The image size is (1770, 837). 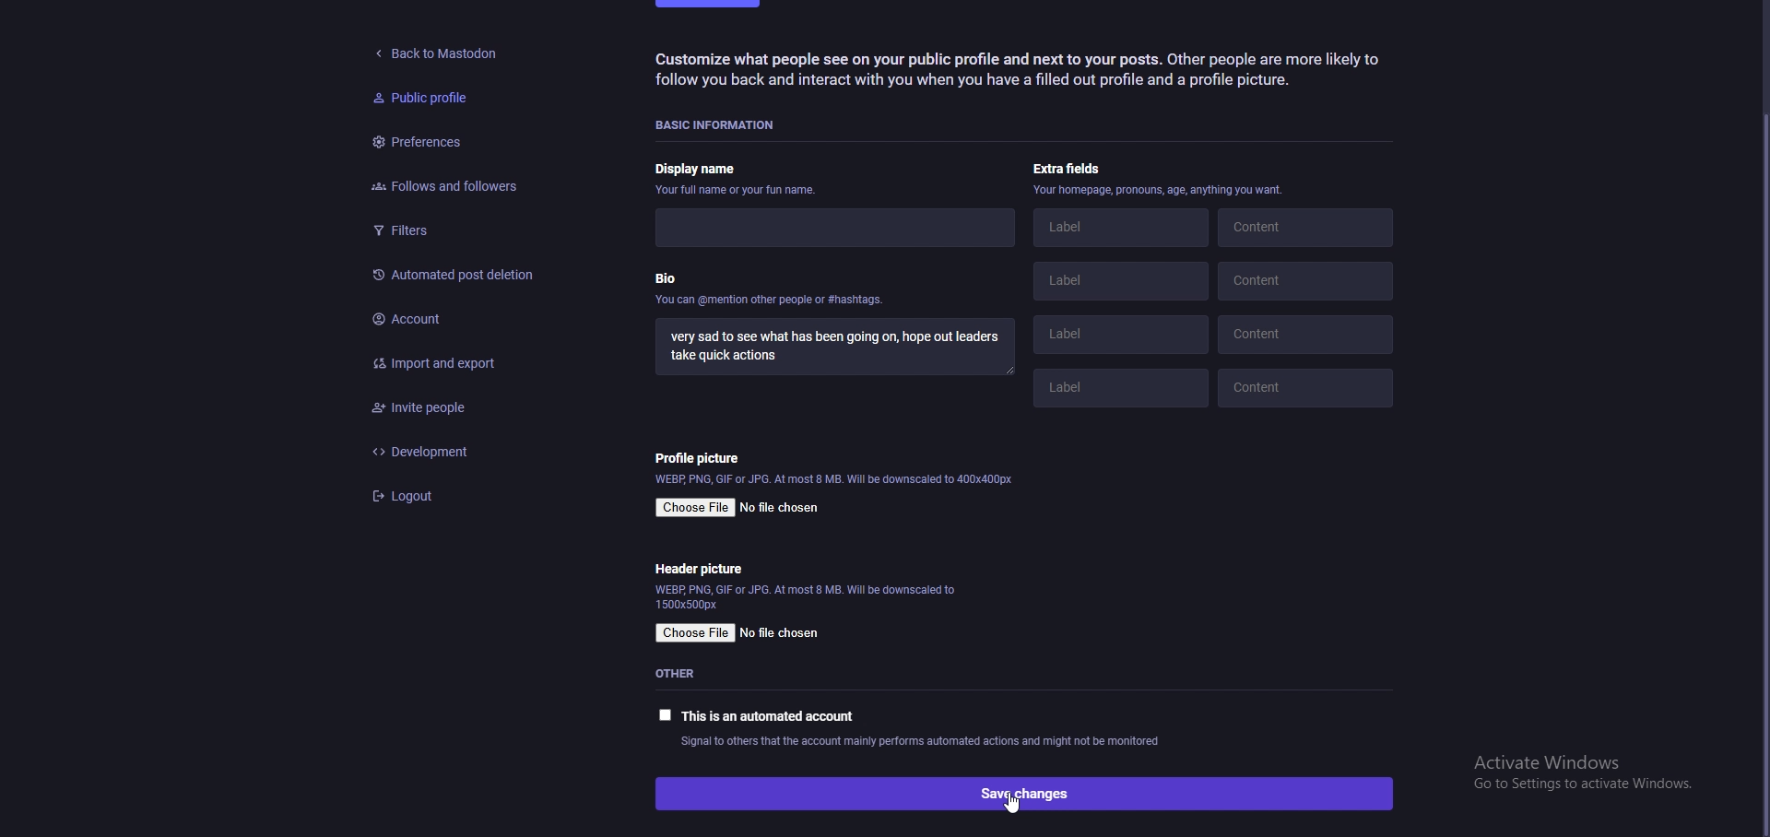 What do you see at coordinates (438, 186) in the screenshot?
I see `Follows and followers` at bounding box center [438, 186].